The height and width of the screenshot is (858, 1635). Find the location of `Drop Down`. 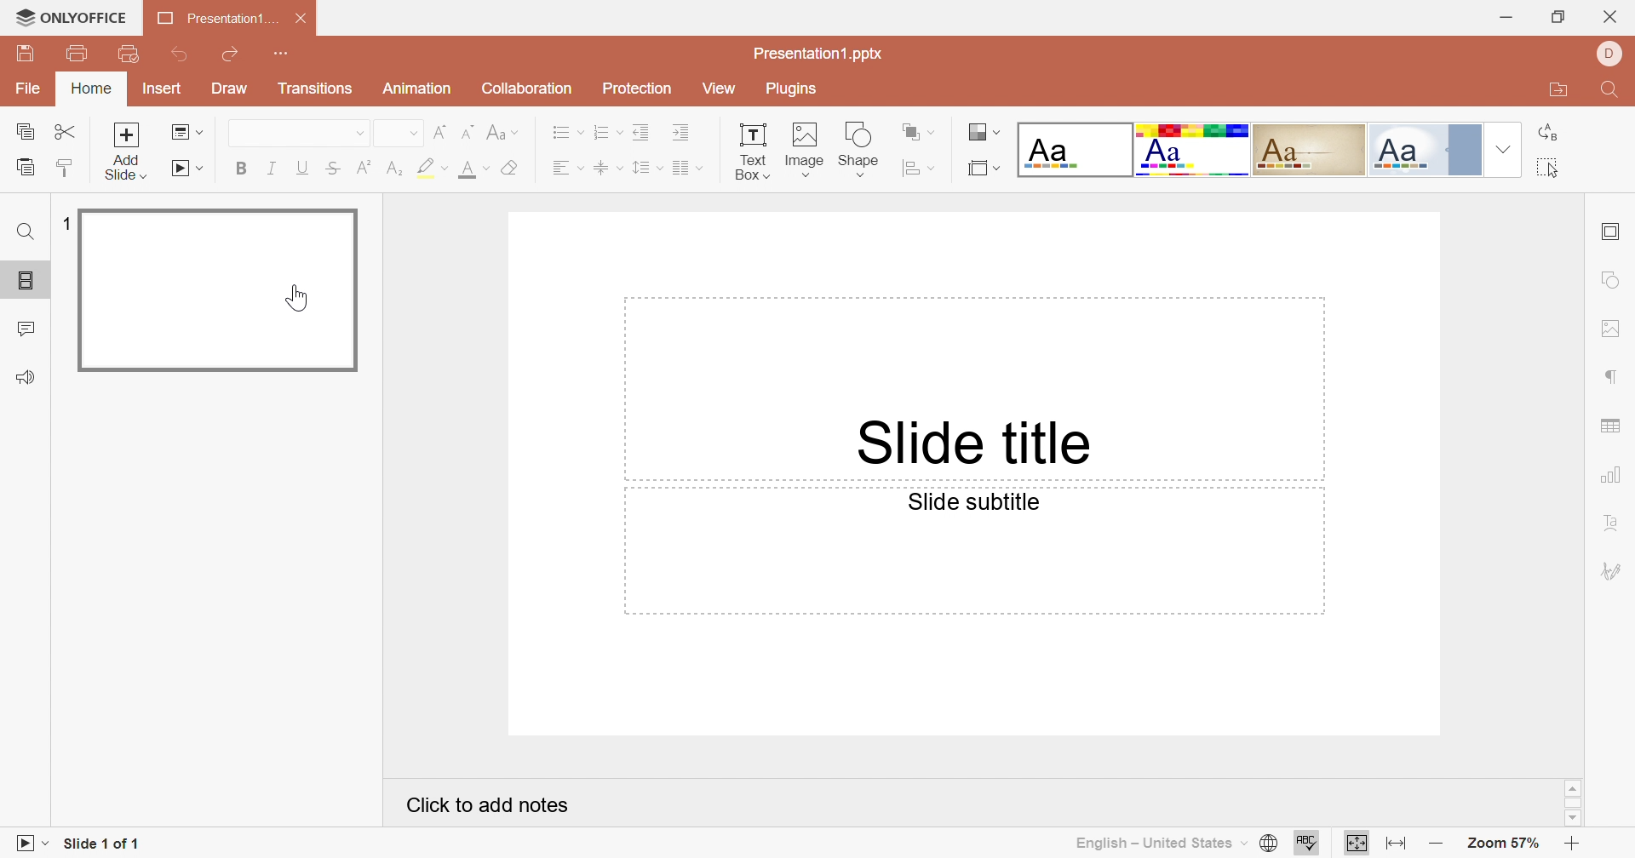

Drop Down is located at coordinates (412, 132).